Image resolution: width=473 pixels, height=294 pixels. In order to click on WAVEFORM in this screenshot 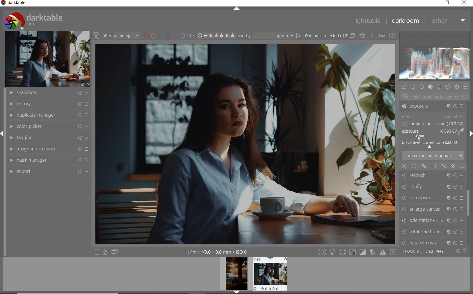, I will do `click(435, 56)`.